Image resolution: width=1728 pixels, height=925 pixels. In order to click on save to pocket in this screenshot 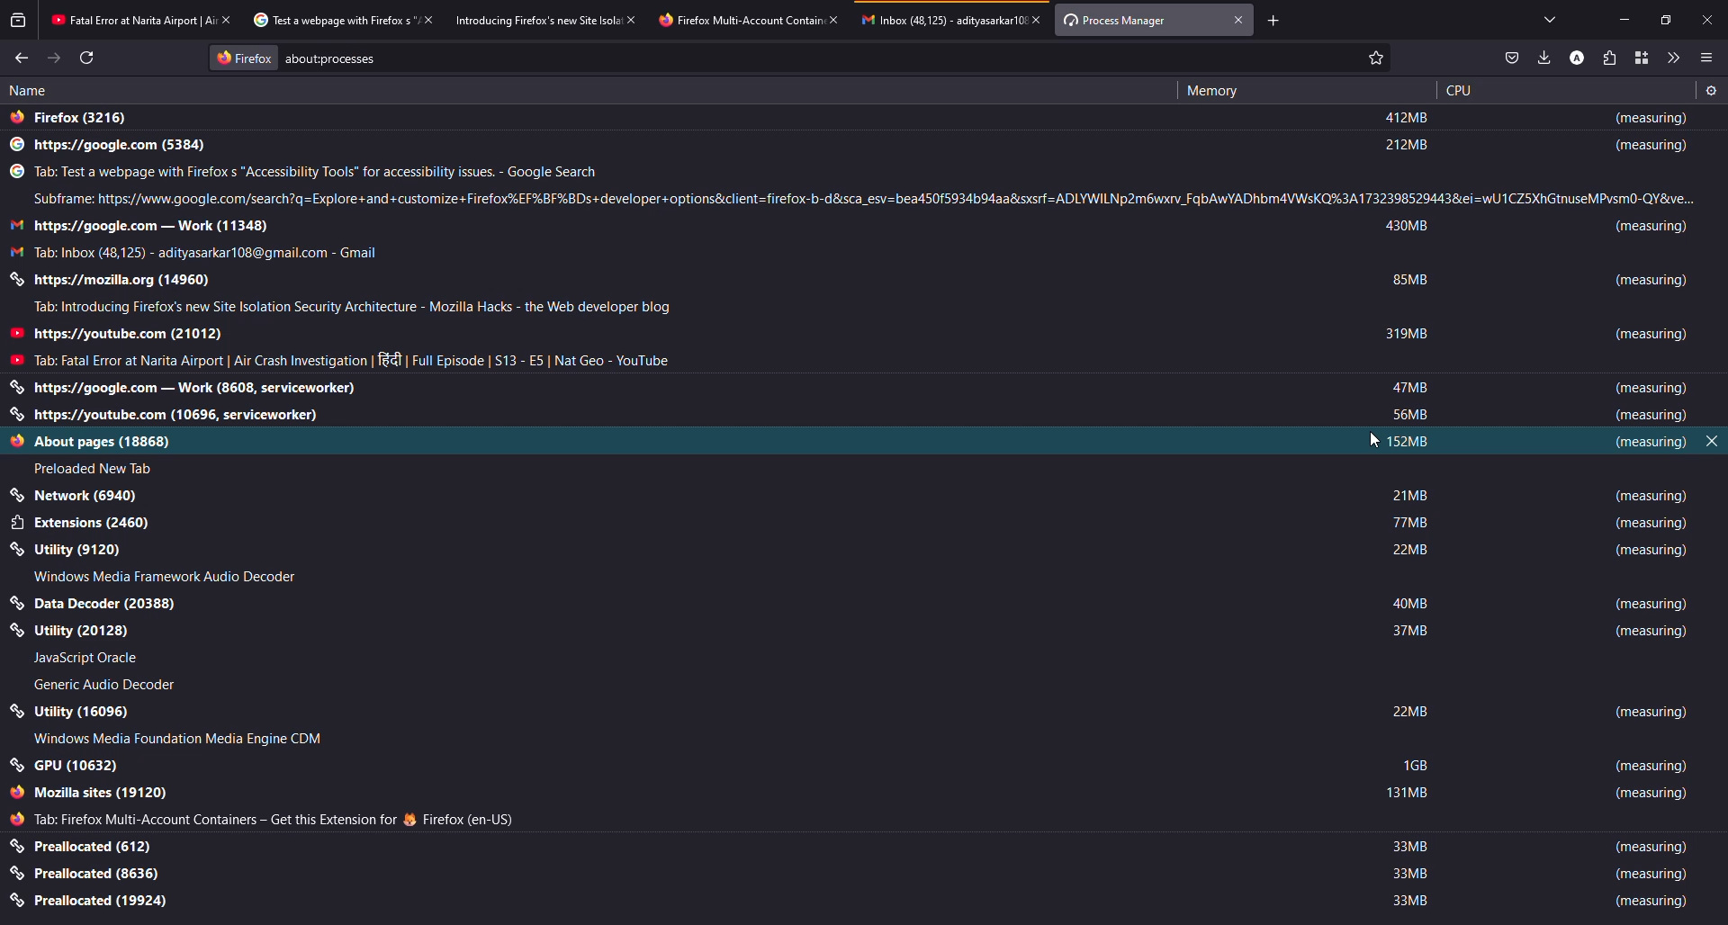, I will do `click(1512, 58)`.